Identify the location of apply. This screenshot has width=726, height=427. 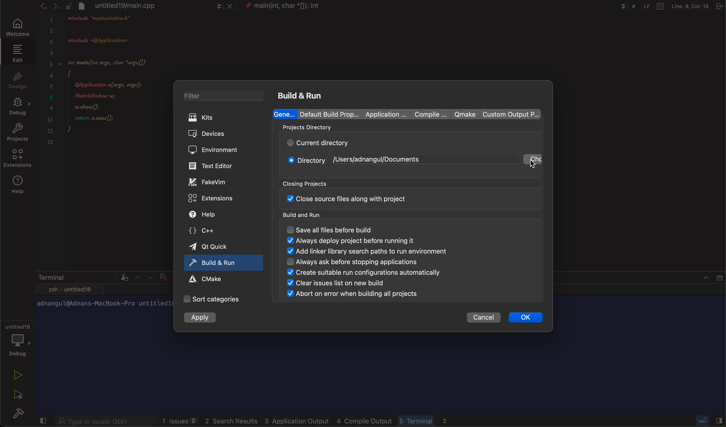
(205, 318).